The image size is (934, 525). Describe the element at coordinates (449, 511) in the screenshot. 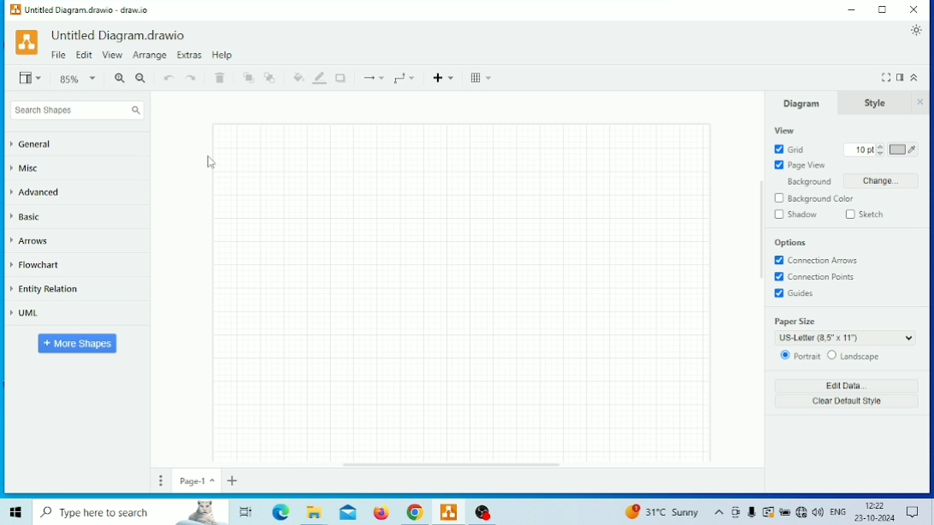

I see `Draw.io` at that location.